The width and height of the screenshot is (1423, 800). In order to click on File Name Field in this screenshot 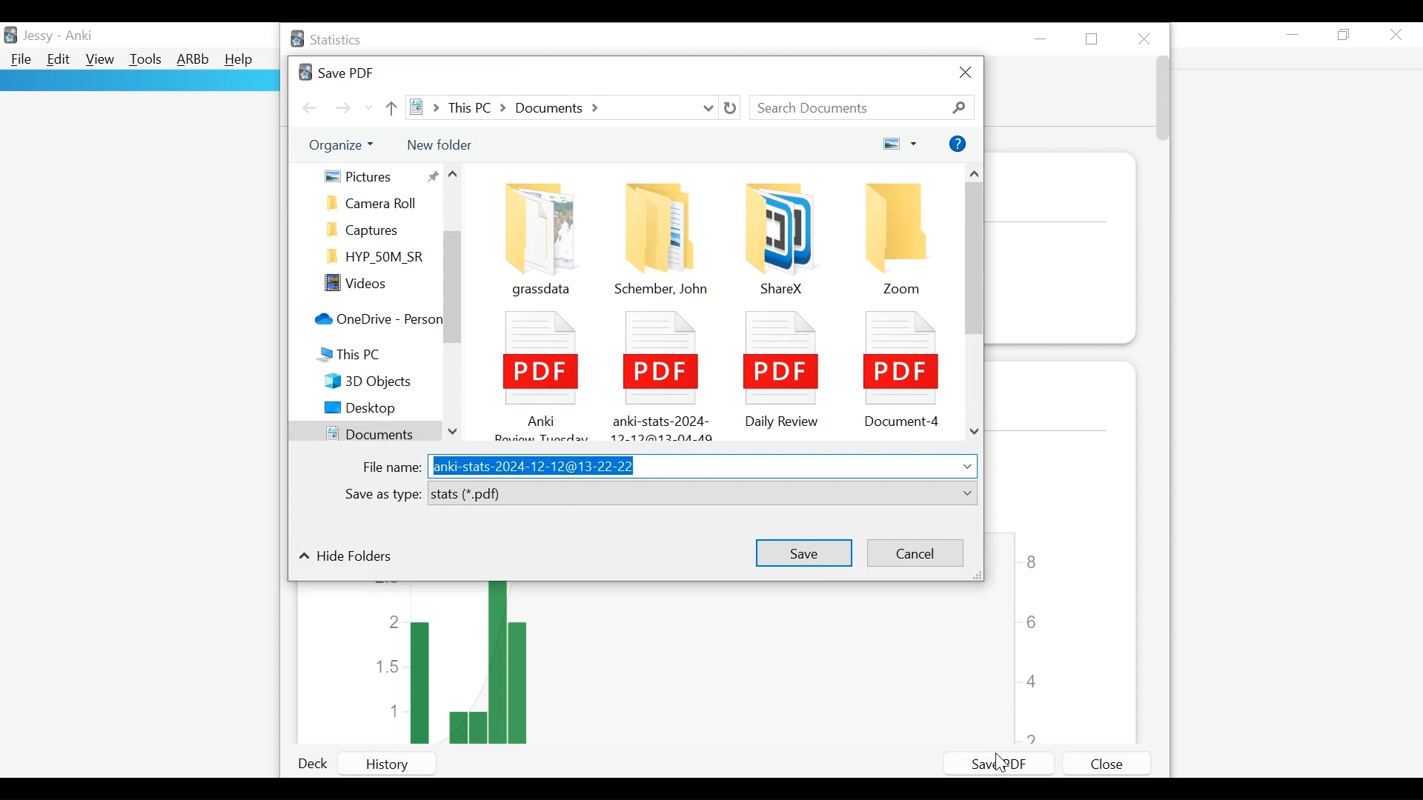, I will do `click(701, 467)`.